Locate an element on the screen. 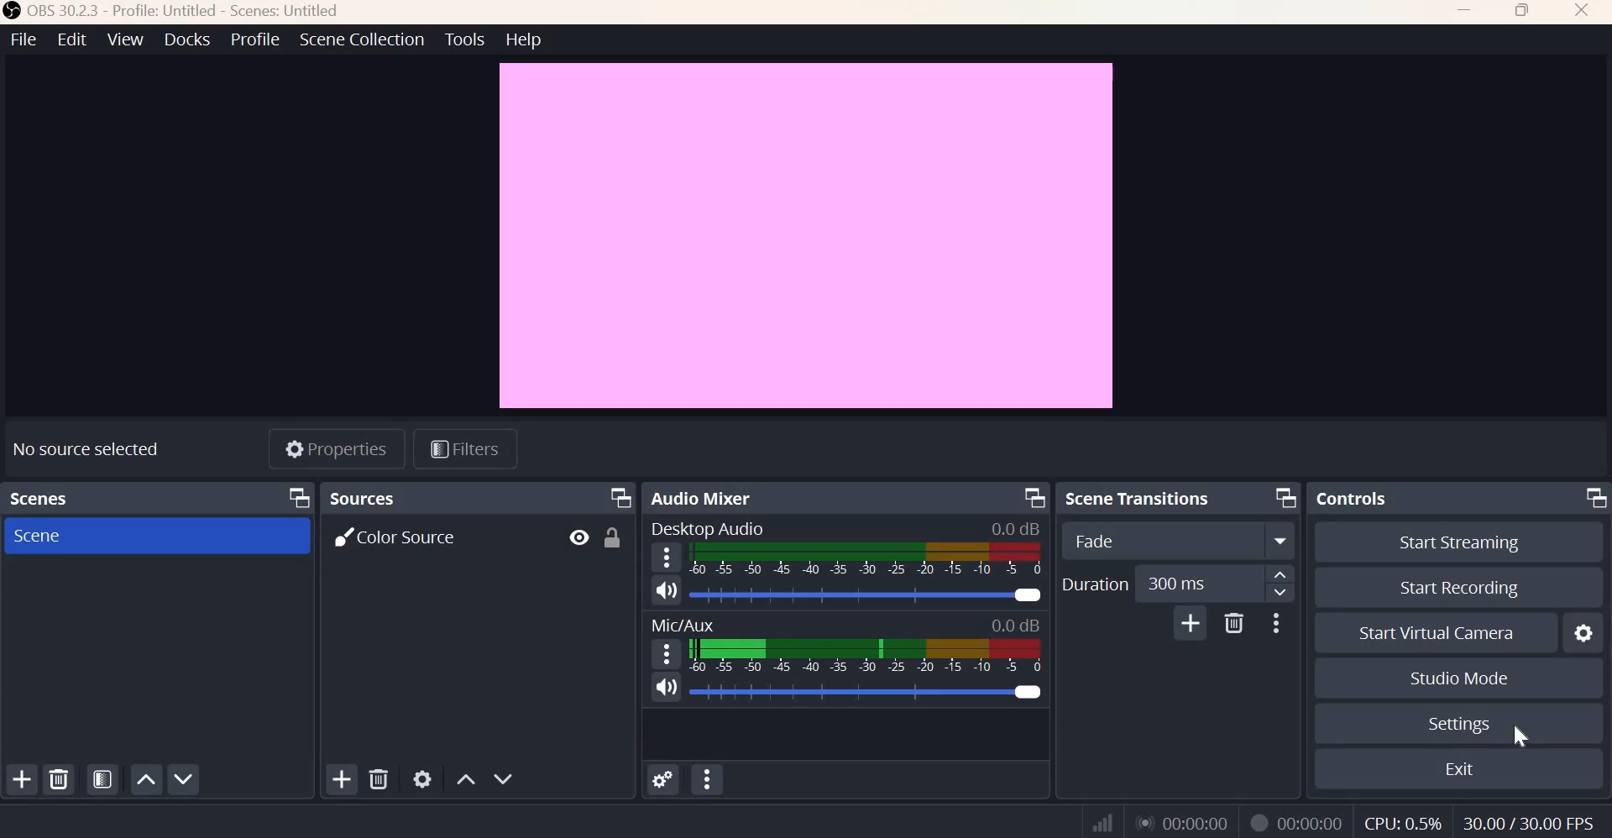 This screenshot has width=1612, height=838. Volume Meter is located at coordinates (867, 561).